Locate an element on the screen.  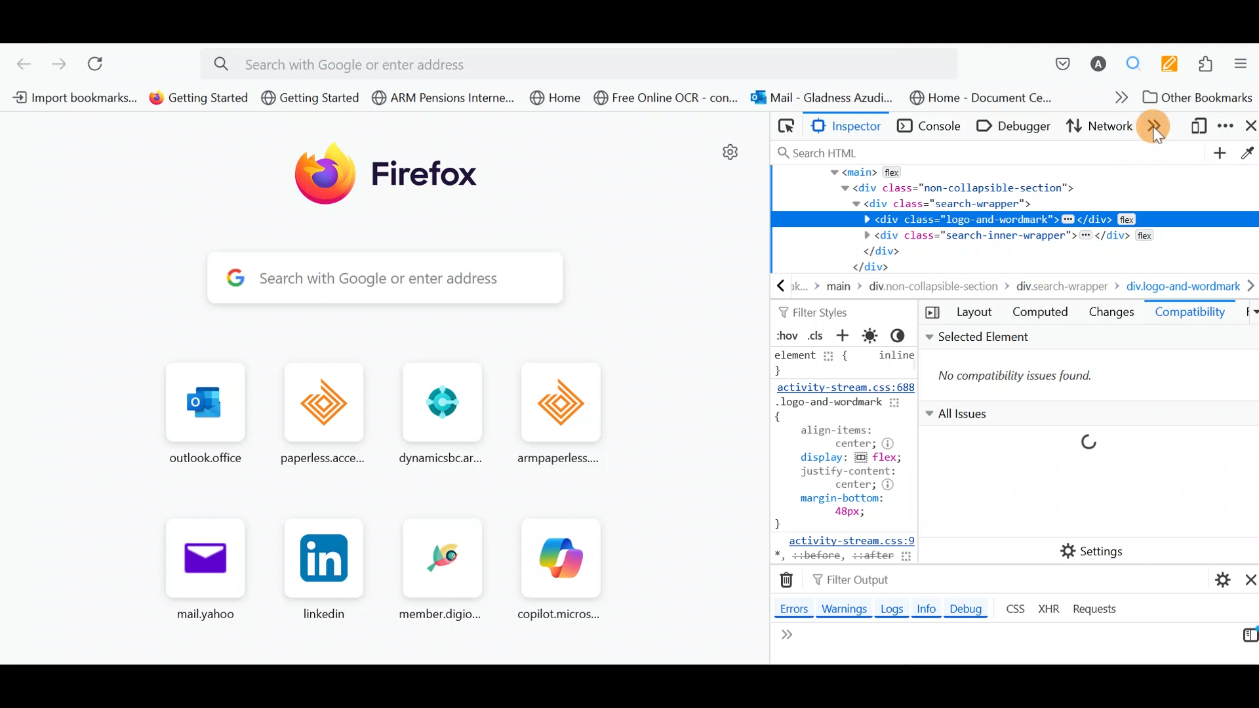
Extensions is located at coordinates (1210, 66).